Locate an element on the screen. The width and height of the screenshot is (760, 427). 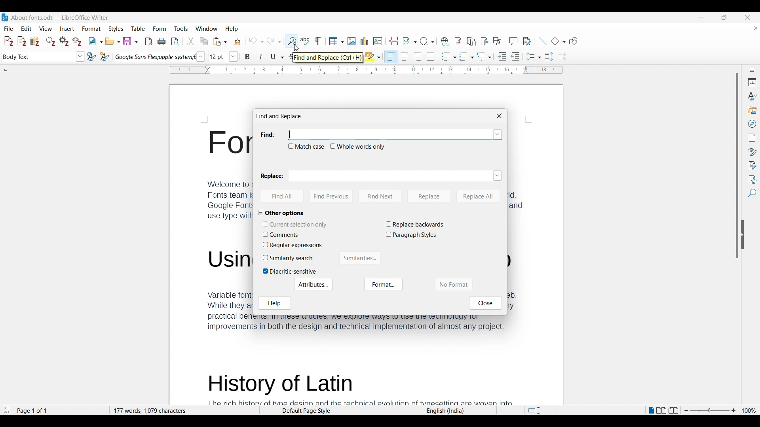
Standard selection is located at coordinates (534, 410).